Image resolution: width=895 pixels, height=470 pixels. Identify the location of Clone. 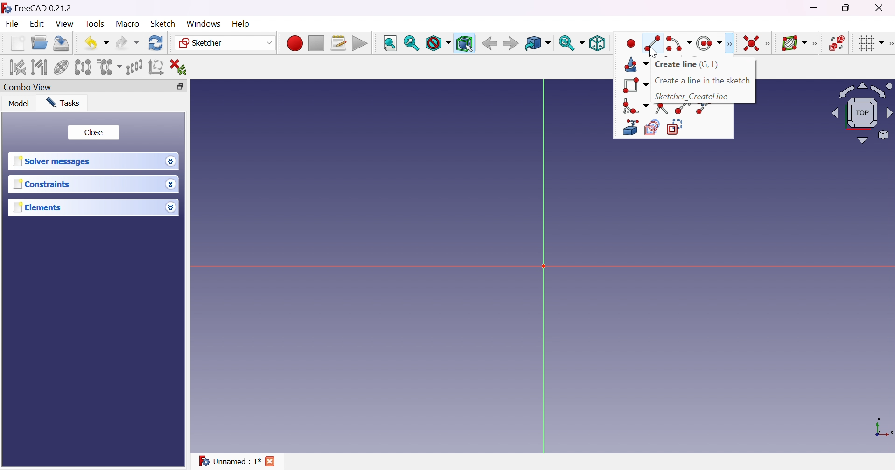
(109, 66).